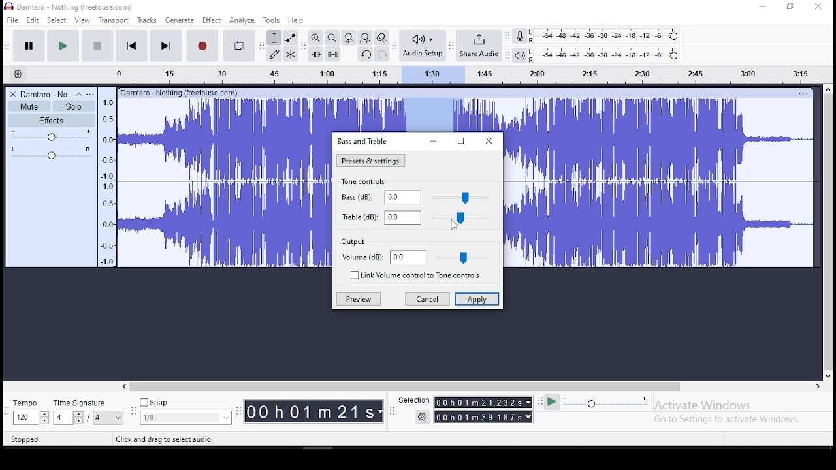 The height and width of the screenshot is (470, 836). Describe the element at coordinates (107, 182) in the screenshot. I see `` at that location.